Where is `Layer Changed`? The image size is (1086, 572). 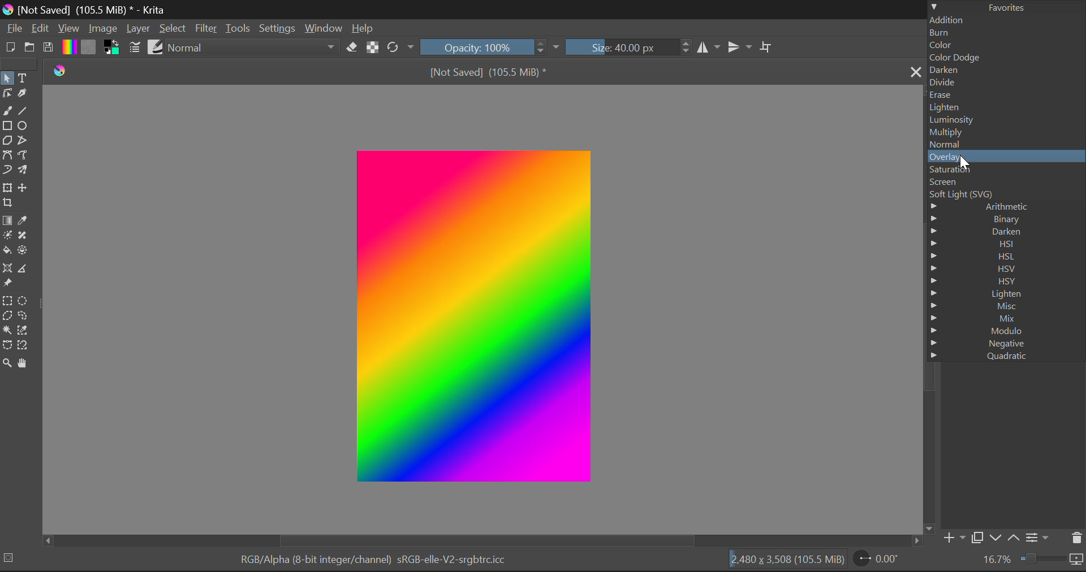 Layer Changed is located at coordinates (473, 316).